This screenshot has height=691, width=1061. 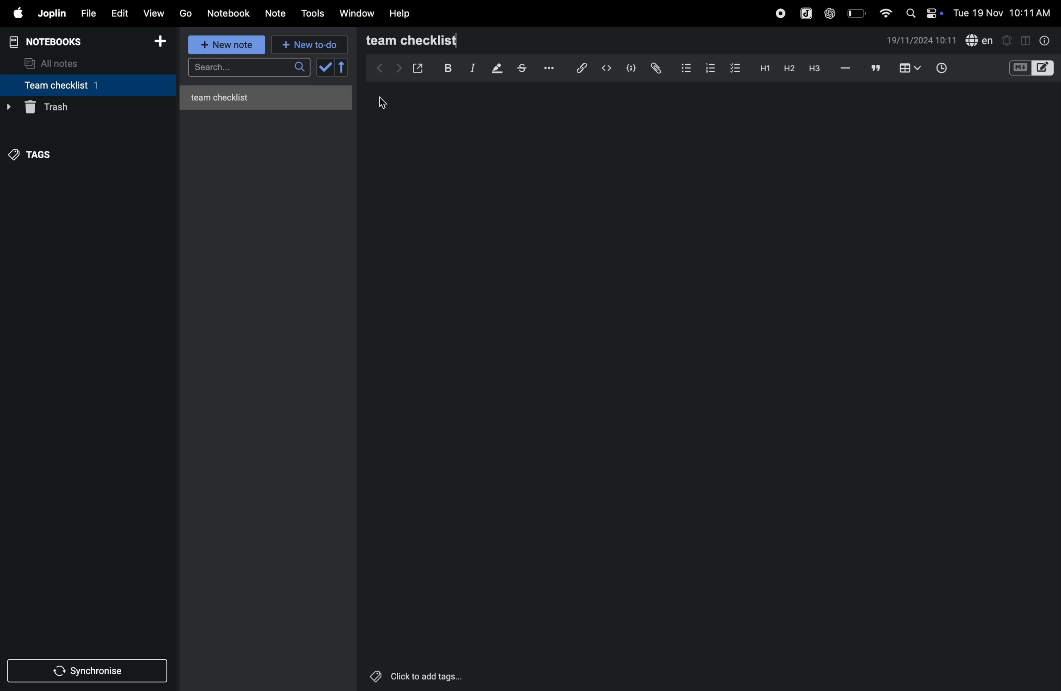 What do you see at coordinates (655, 68) in the screenshot?
I see `attach file` at bounding box center [655, 68].